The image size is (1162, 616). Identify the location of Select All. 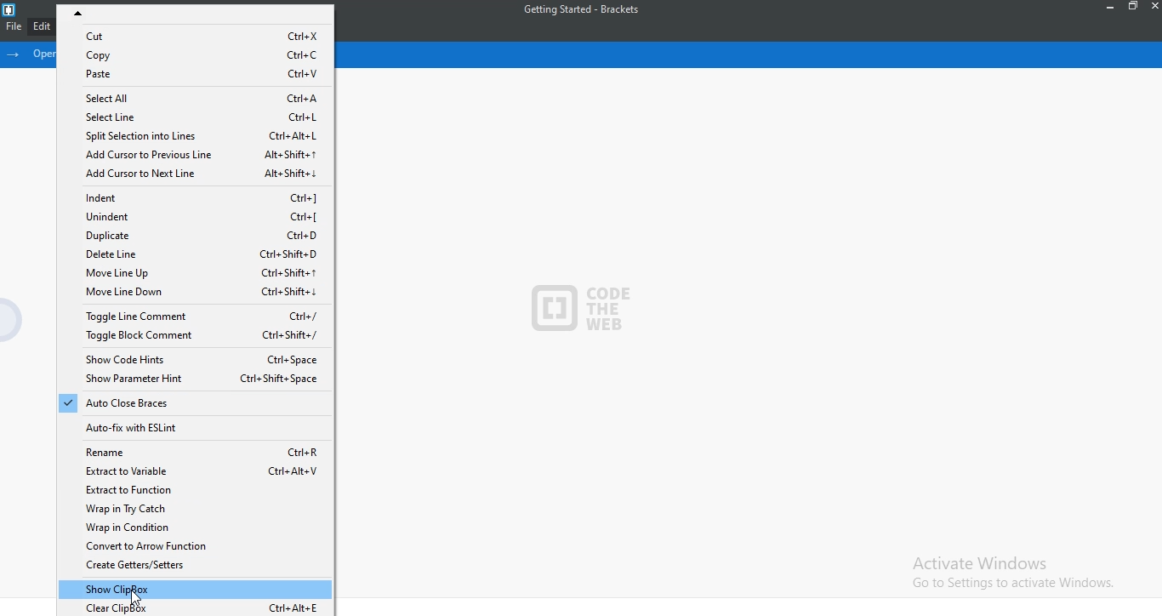
(195, 96).